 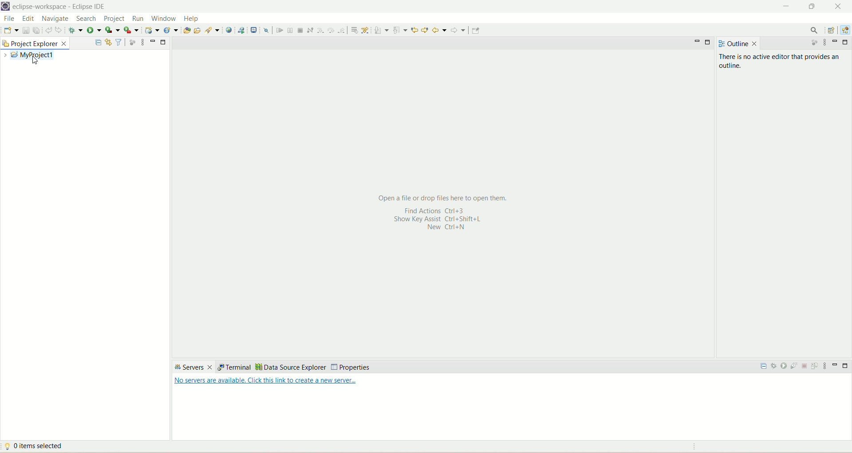 I want to click on maximize, so click(x=846, y=367).